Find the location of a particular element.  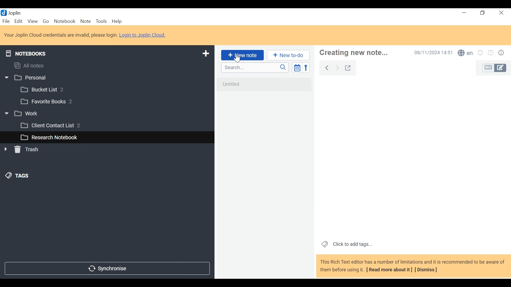

Forward is located at coordinates (338, 67).